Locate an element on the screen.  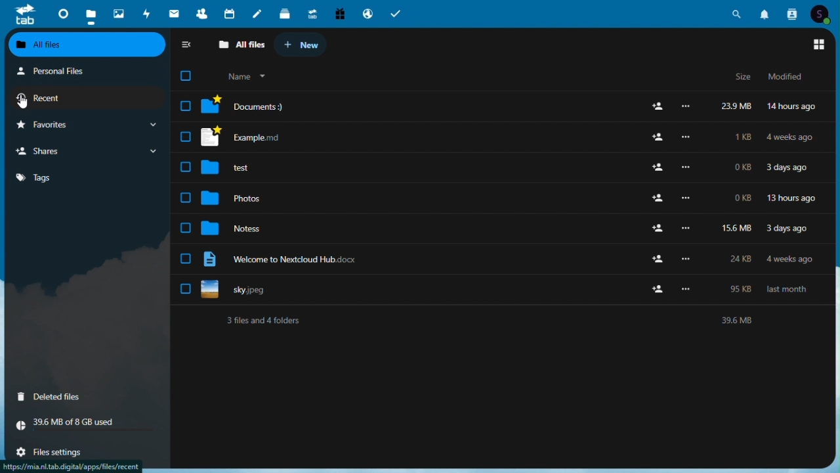
options is located at coordinates (688, 167).